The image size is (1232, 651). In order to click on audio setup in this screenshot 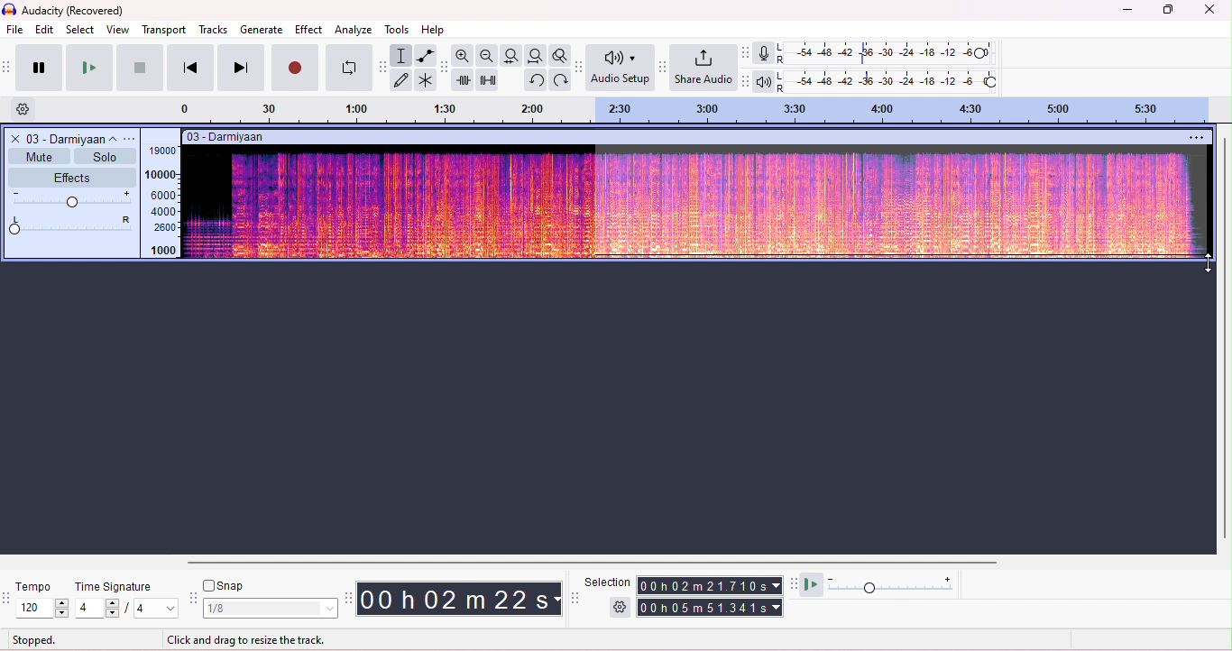, I will do `click(621, 68)`.